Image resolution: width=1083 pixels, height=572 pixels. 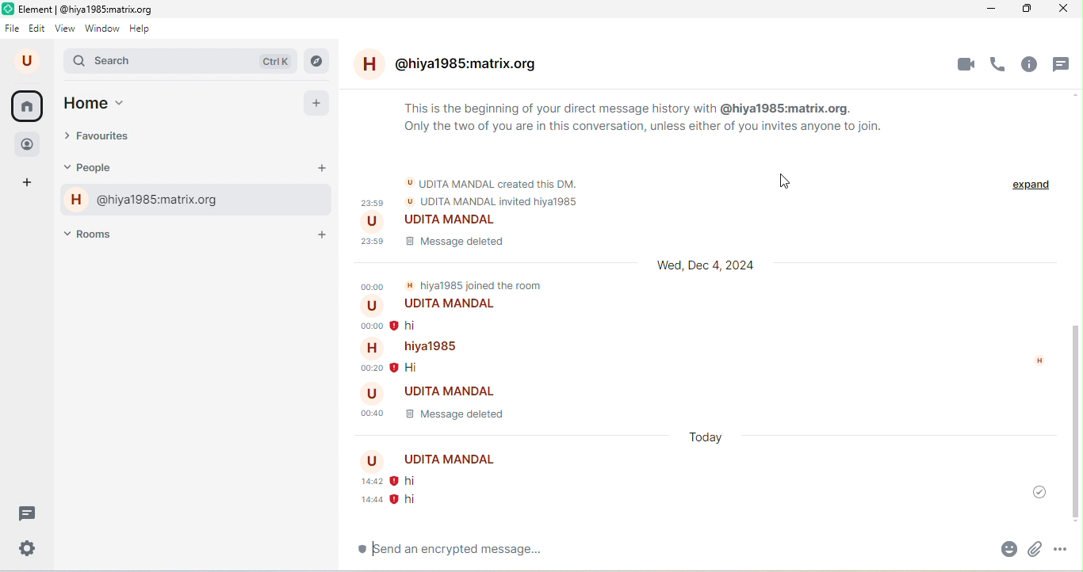 I want to click on rooms, so click(x=96, y=233).